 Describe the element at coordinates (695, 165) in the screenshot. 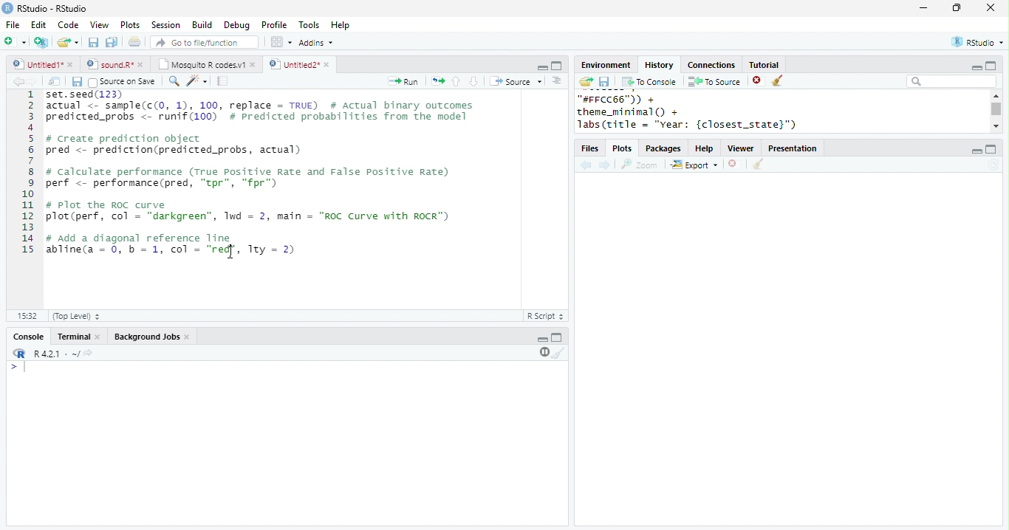

I see `Export` at that location.